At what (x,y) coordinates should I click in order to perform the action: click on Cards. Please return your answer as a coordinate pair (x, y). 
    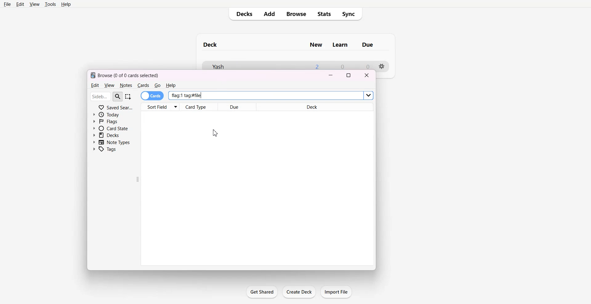
    Looking at the image, I should click on (152, 96).